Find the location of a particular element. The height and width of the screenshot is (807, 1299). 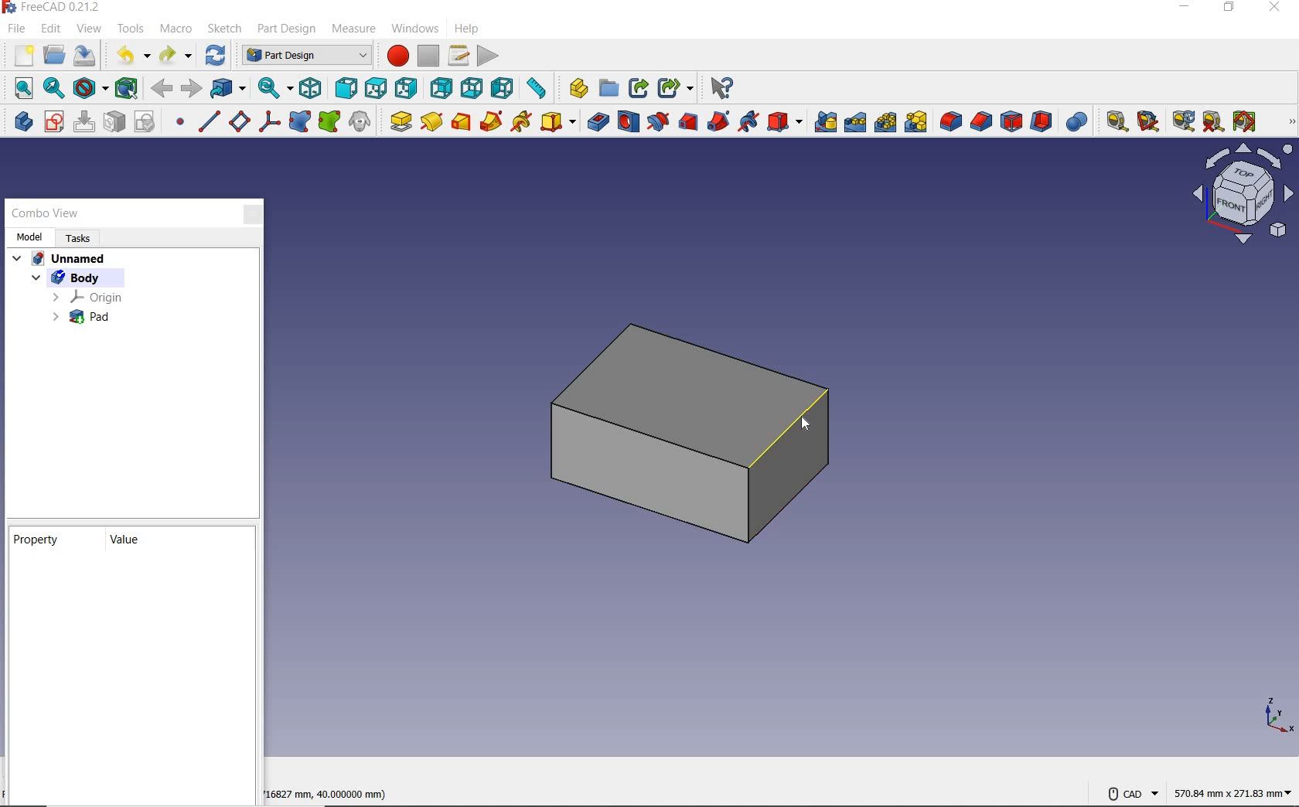

view plane is located at coordinates (1240, 194).